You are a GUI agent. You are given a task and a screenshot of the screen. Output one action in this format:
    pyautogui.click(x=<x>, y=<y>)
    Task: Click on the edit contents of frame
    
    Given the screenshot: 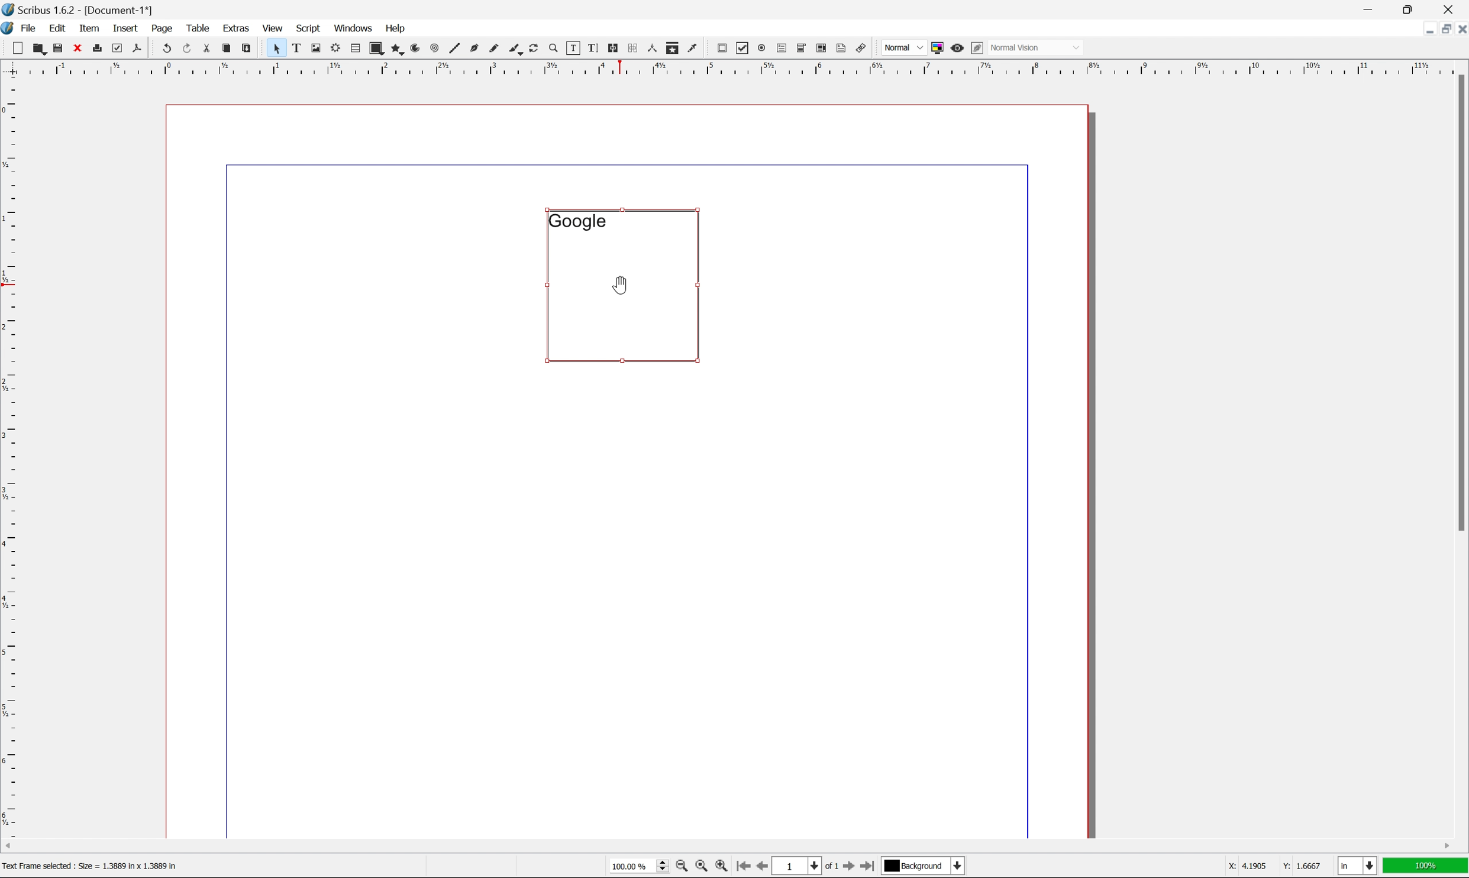 What is the action you would take?
    pyautogui.click(x=572, y=47)
    